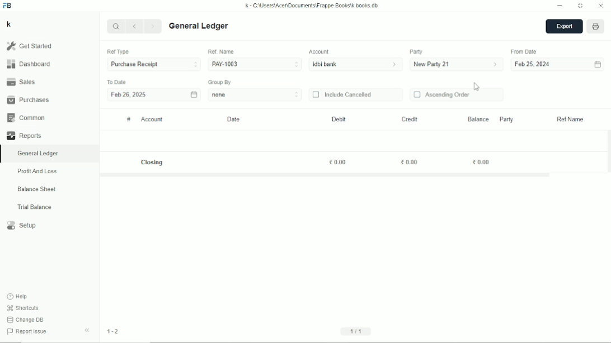 Image resolution: width=611 pixels, height=343 pixels. What do you see at coordinates (596, 27) in the screenshot?
I see `Open report print view` at bounding box center [596, 27].